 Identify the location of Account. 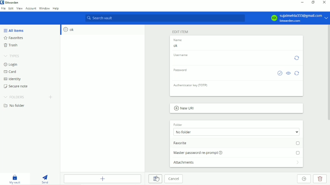
(31, 8).